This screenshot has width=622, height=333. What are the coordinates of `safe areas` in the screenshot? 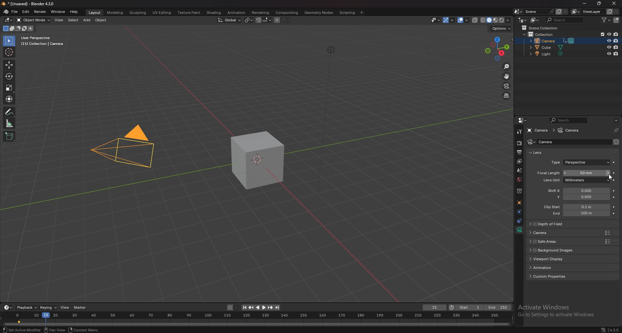 It's located at (556, 242).